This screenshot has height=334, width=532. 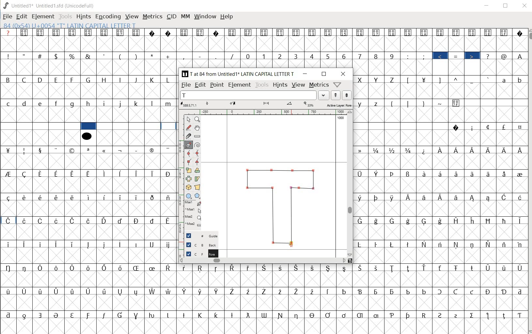 What do you see at coordinates (120, 221) in the screenshot?
I see `Symbol` at bounding box center [120, 221].